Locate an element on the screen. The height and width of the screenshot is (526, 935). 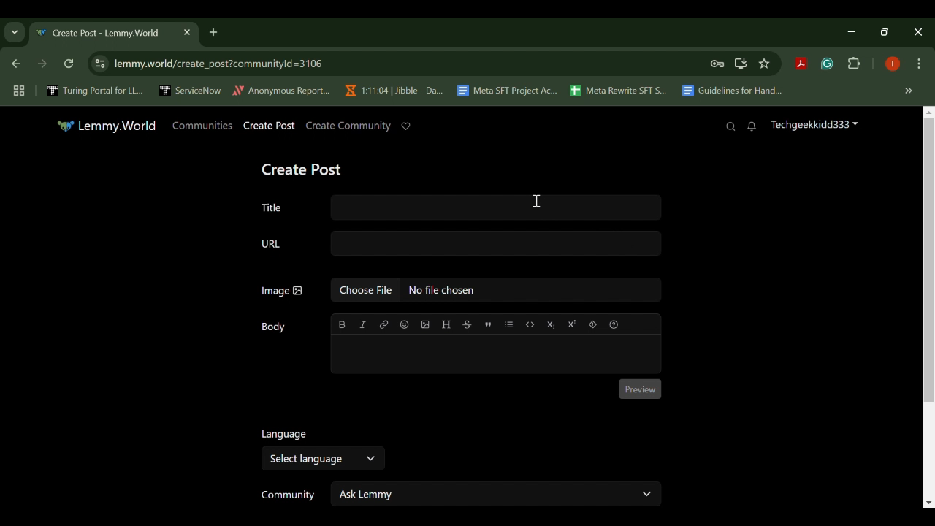
Image: No file chosen is located at coordinates (460, 292).